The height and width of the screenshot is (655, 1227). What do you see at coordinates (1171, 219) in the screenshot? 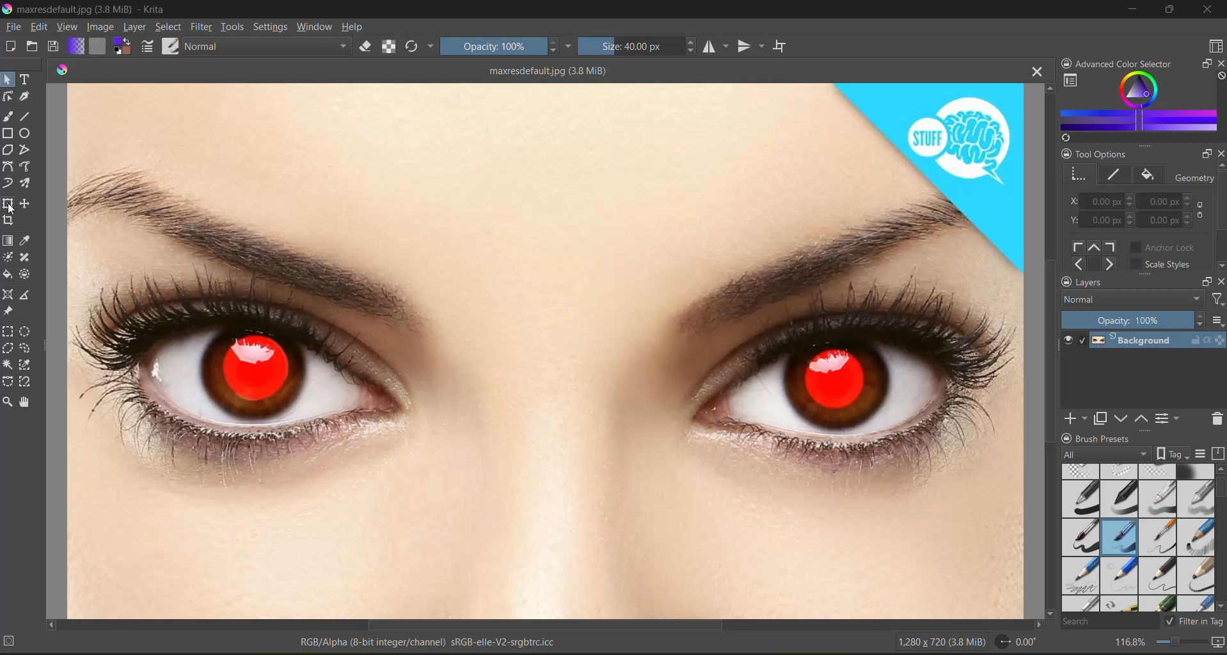
I see `xy axis` at bounding box center [1171, 219].